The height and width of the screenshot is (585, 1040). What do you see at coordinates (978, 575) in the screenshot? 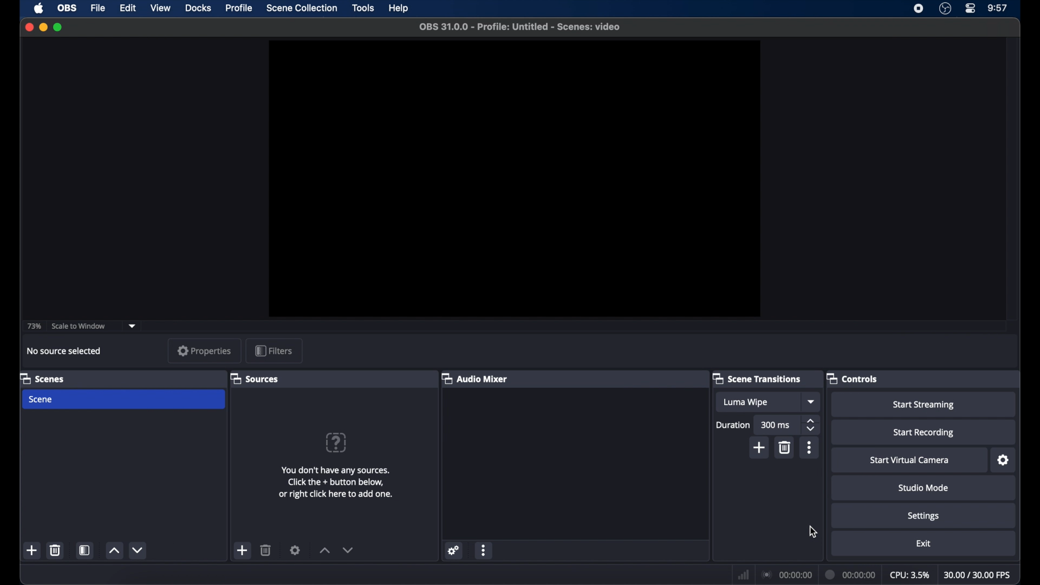
I see `fps` at bounding box center [978, 575].